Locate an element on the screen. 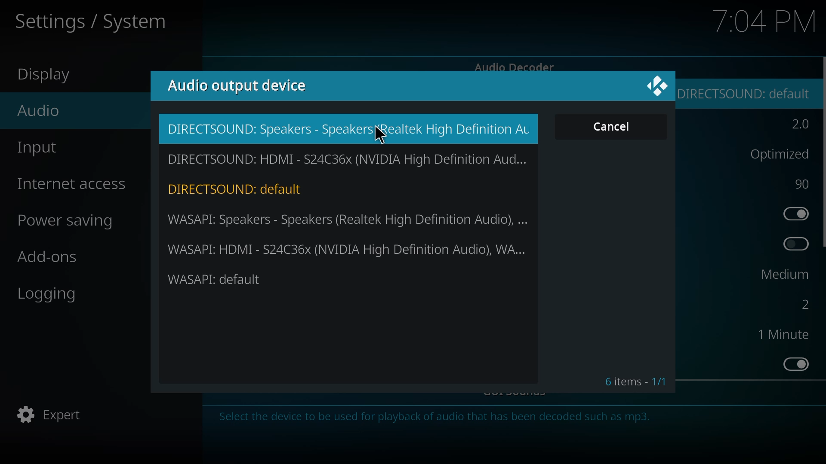  display is located at coordinates (49, 76).